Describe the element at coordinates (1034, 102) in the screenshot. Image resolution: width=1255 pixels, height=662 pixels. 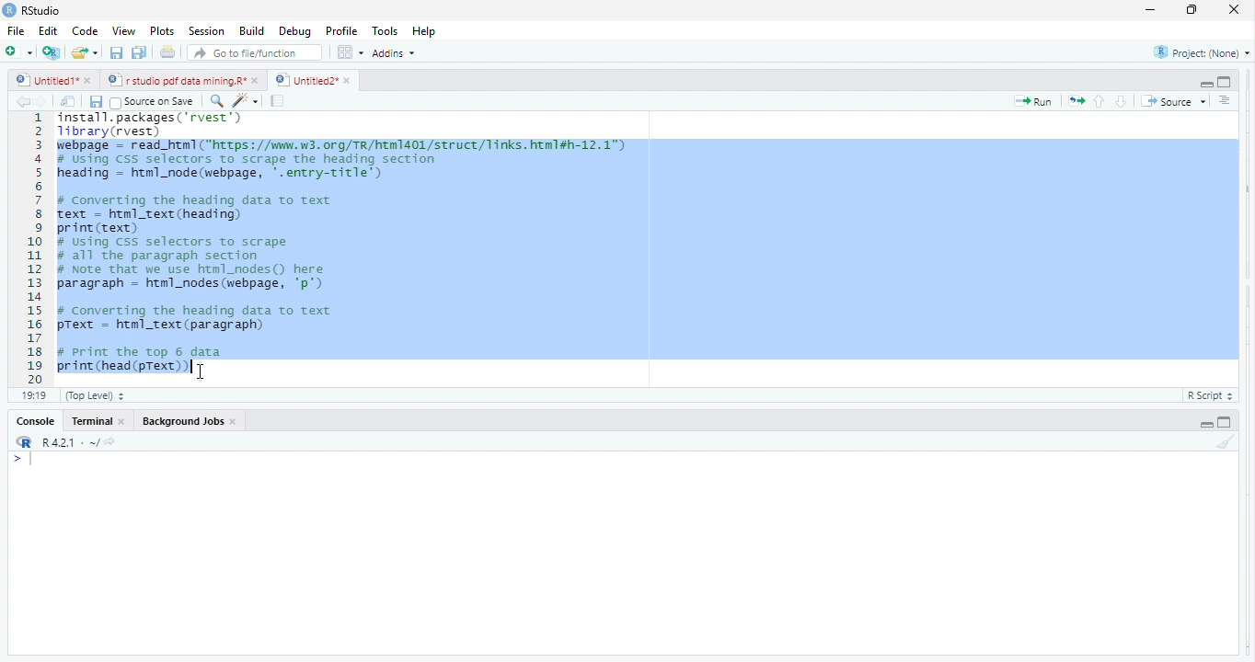
I see `run` at that location.